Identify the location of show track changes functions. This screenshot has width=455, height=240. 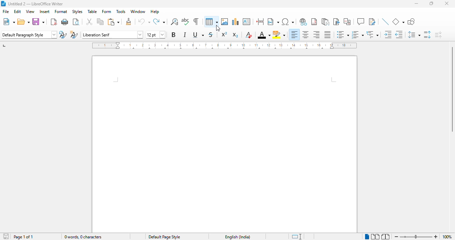
(372, 22).